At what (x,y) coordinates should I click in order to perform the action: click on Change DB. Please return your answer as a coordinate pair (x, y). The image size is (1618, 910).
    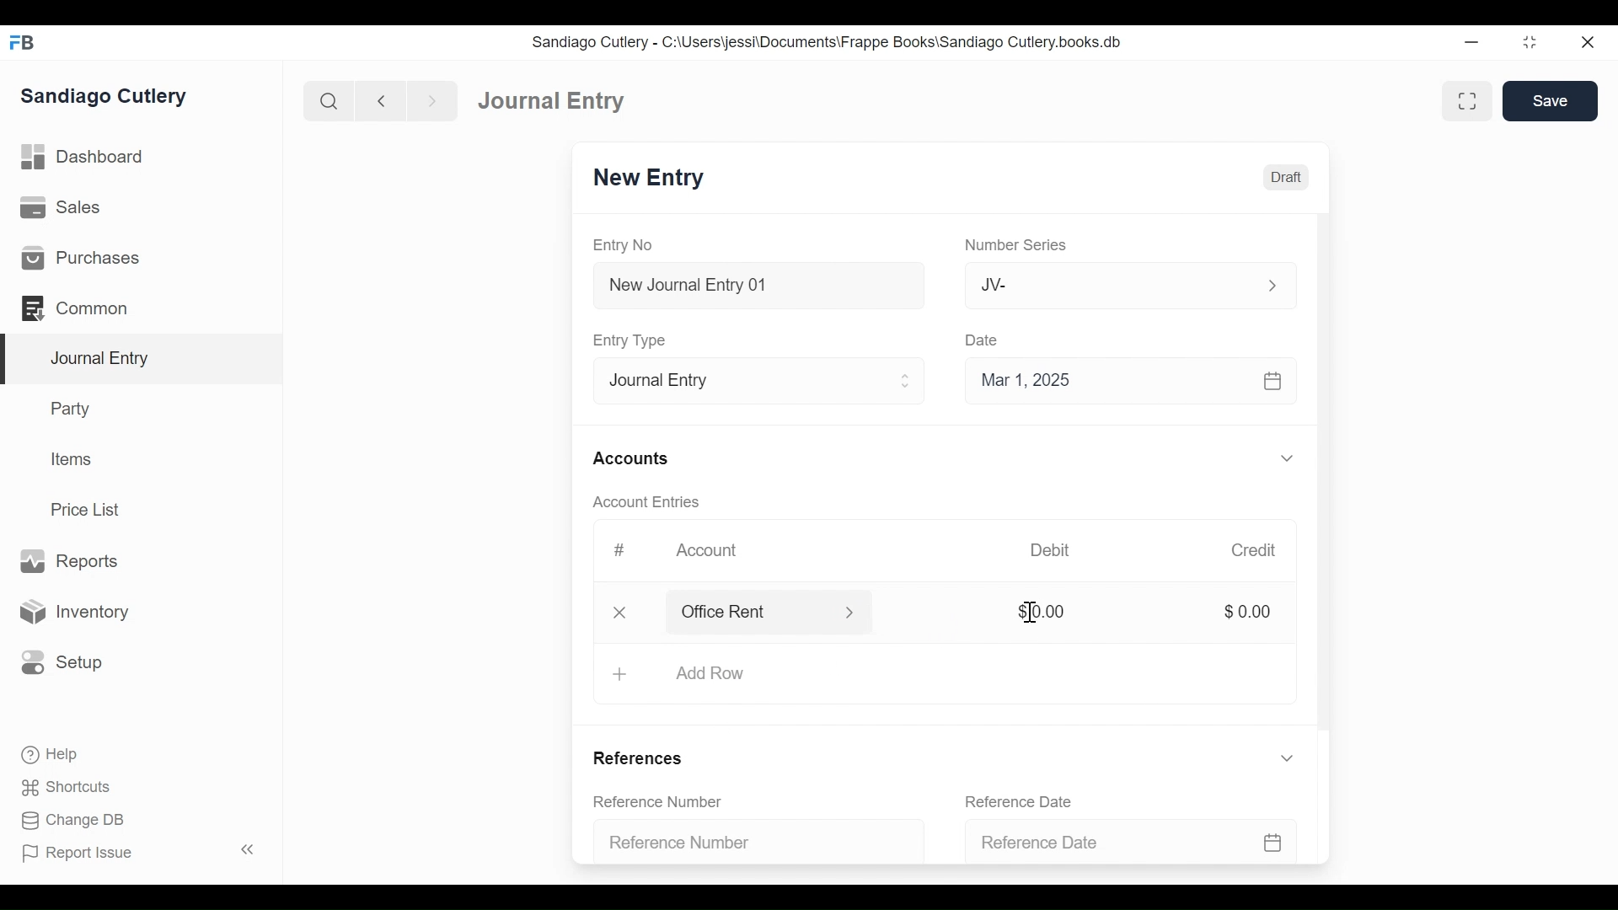
    Looking at the image, I should click on (66, 822).